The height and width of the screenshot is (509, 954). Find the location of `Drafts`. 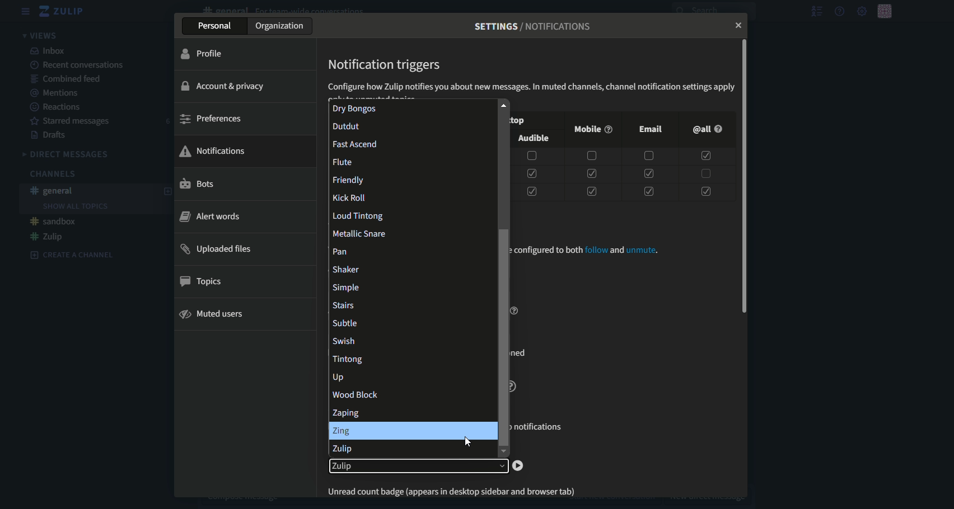

Drafts is located at coordinates (51, 136).